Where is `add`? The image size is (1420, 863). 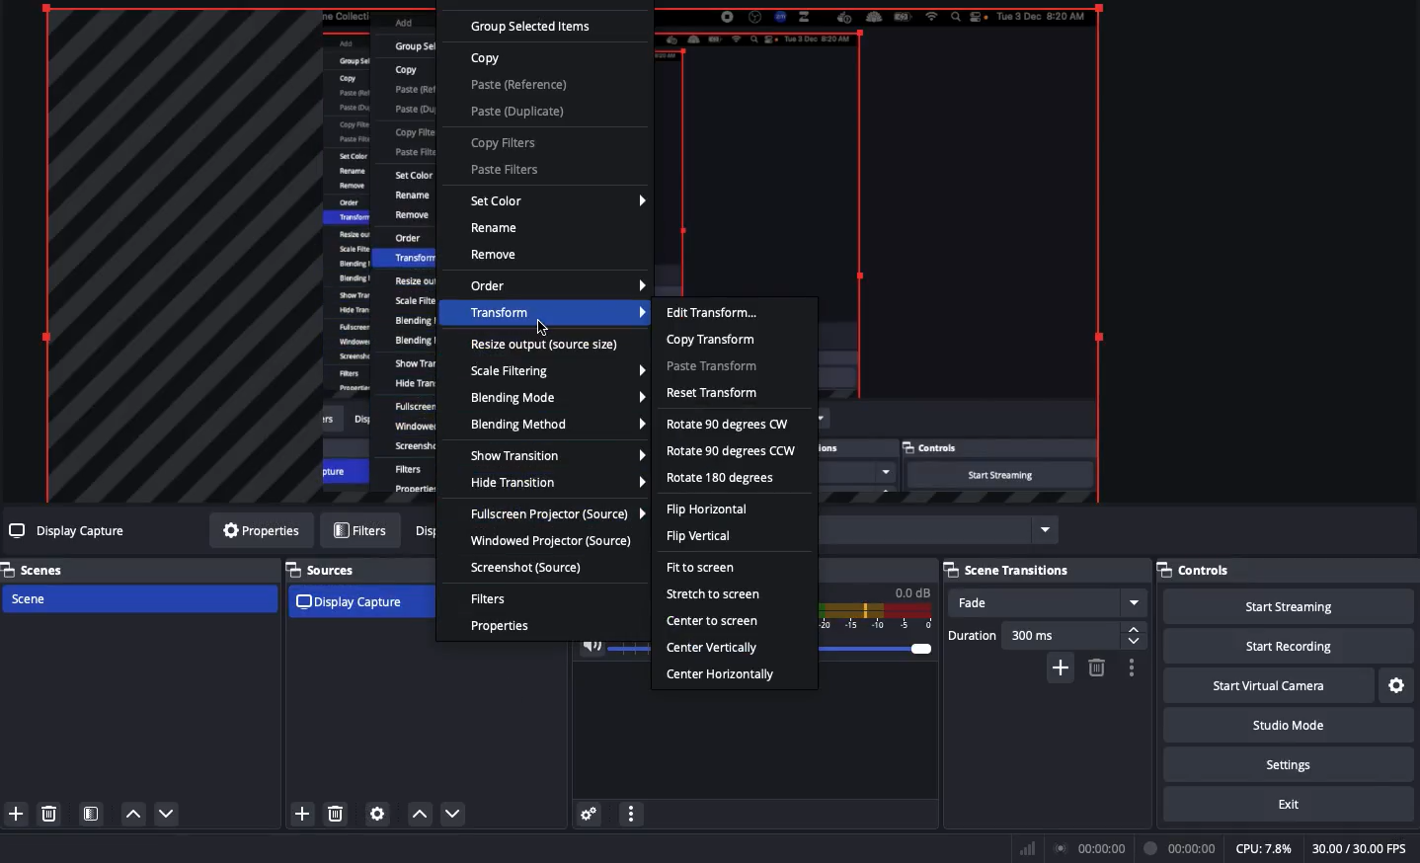 add is located at coordinates (302, 813).